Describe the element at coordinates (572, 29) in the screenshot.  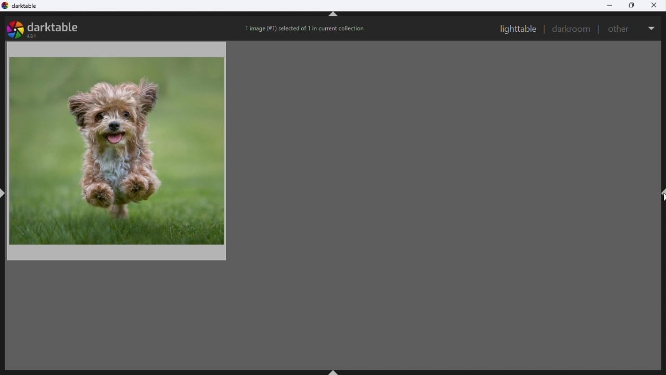
I see `Dark room` at that location.